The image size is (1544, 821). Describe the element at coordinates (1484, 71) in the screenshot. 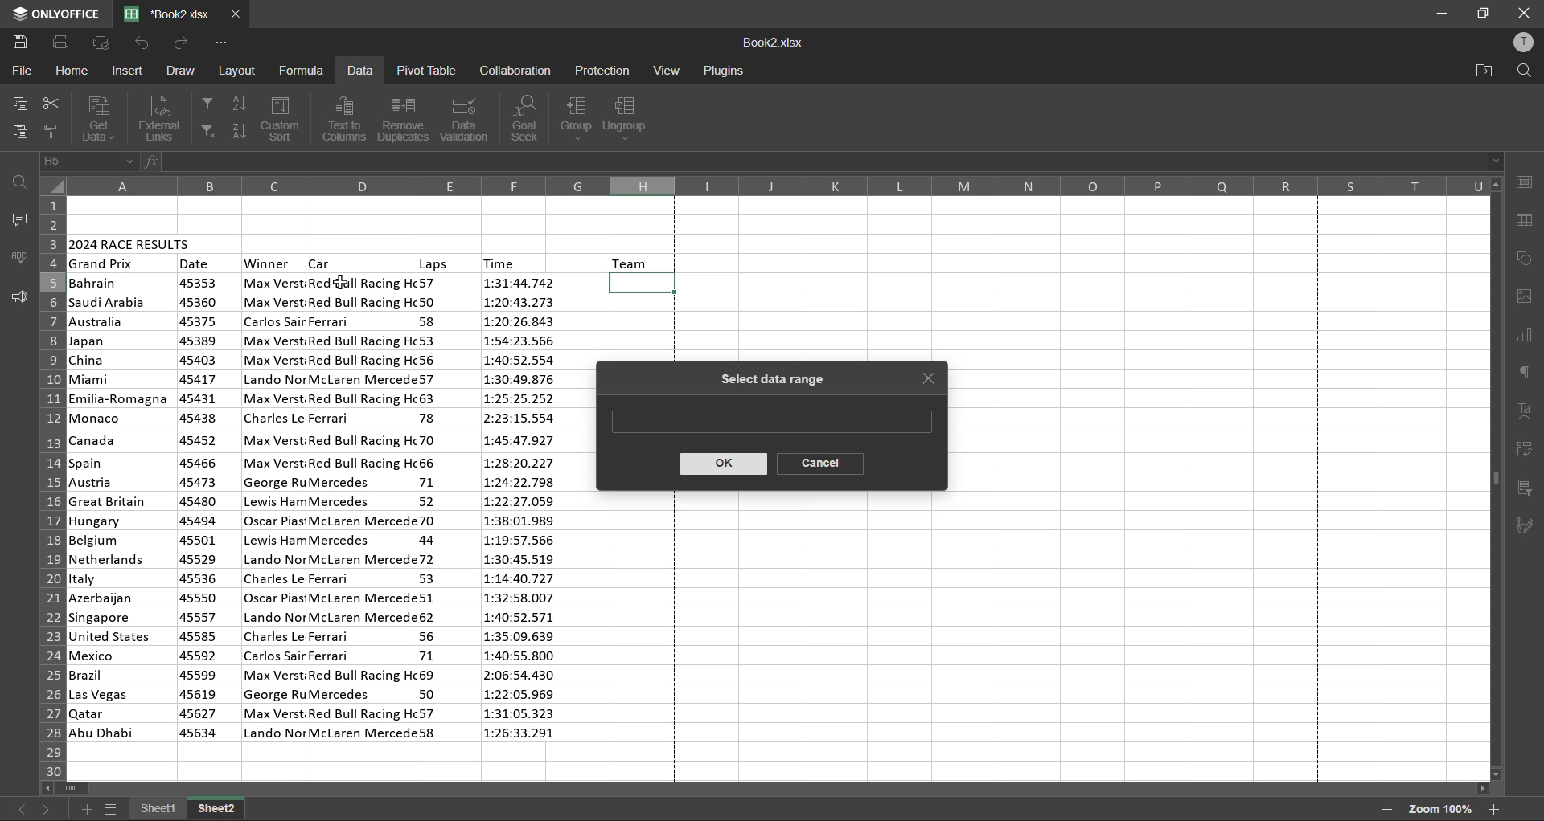

I see `open location` at that location.